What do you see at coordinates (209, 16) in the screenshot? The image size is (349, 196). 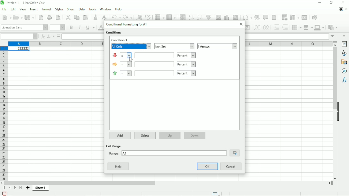 I see `Auto filter` at bounding box center [209, 16].